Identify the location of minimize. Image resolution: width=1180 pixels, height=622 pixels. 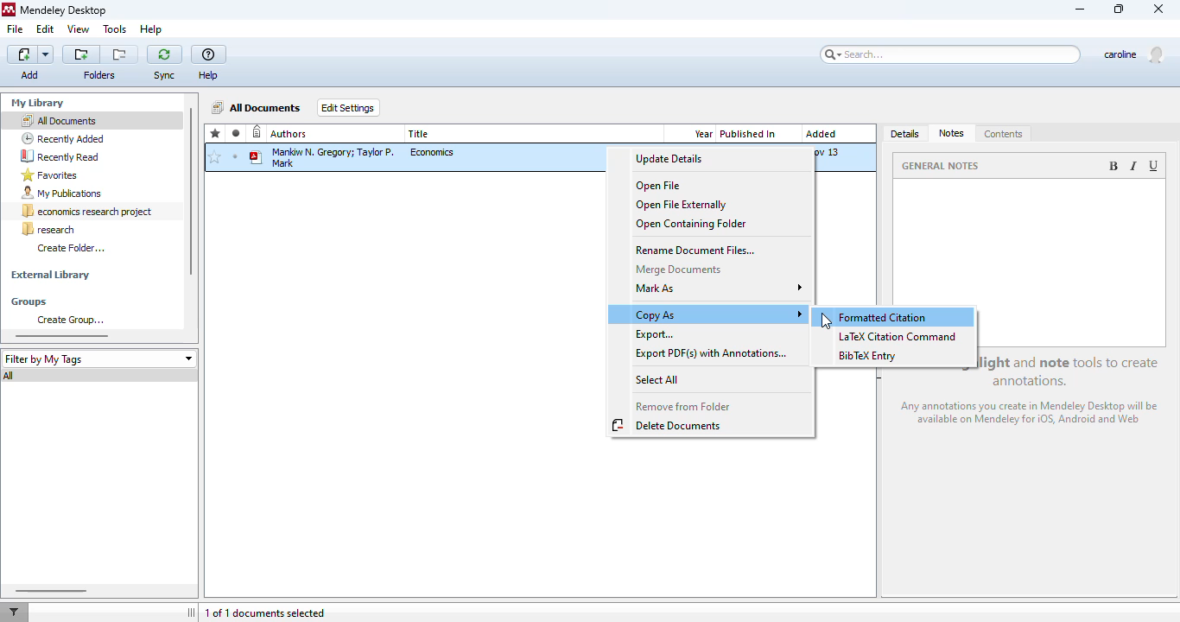
(1081, 10).